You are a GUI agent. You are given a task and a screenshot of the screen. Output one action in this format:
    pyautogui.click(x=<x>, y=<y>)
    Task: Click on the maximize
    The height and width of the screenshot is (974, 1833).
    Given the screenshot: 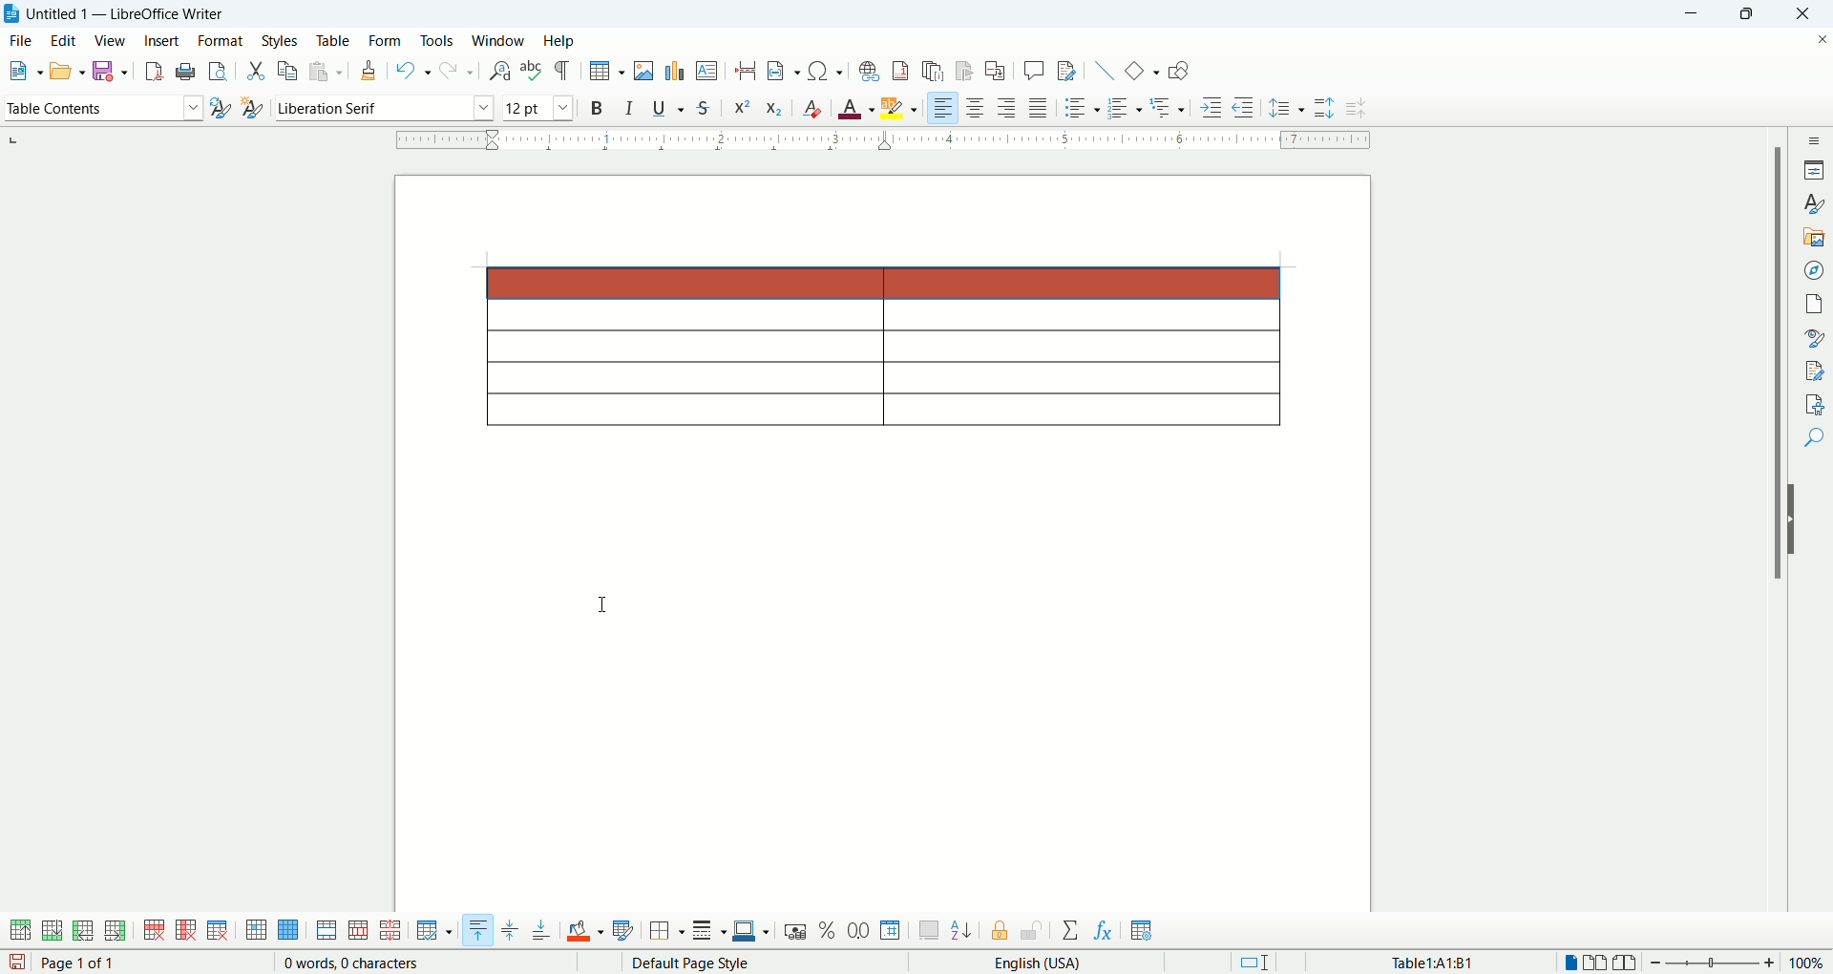 What is the action you would take?
    pyautogui.click(x=1750, y=14)
    